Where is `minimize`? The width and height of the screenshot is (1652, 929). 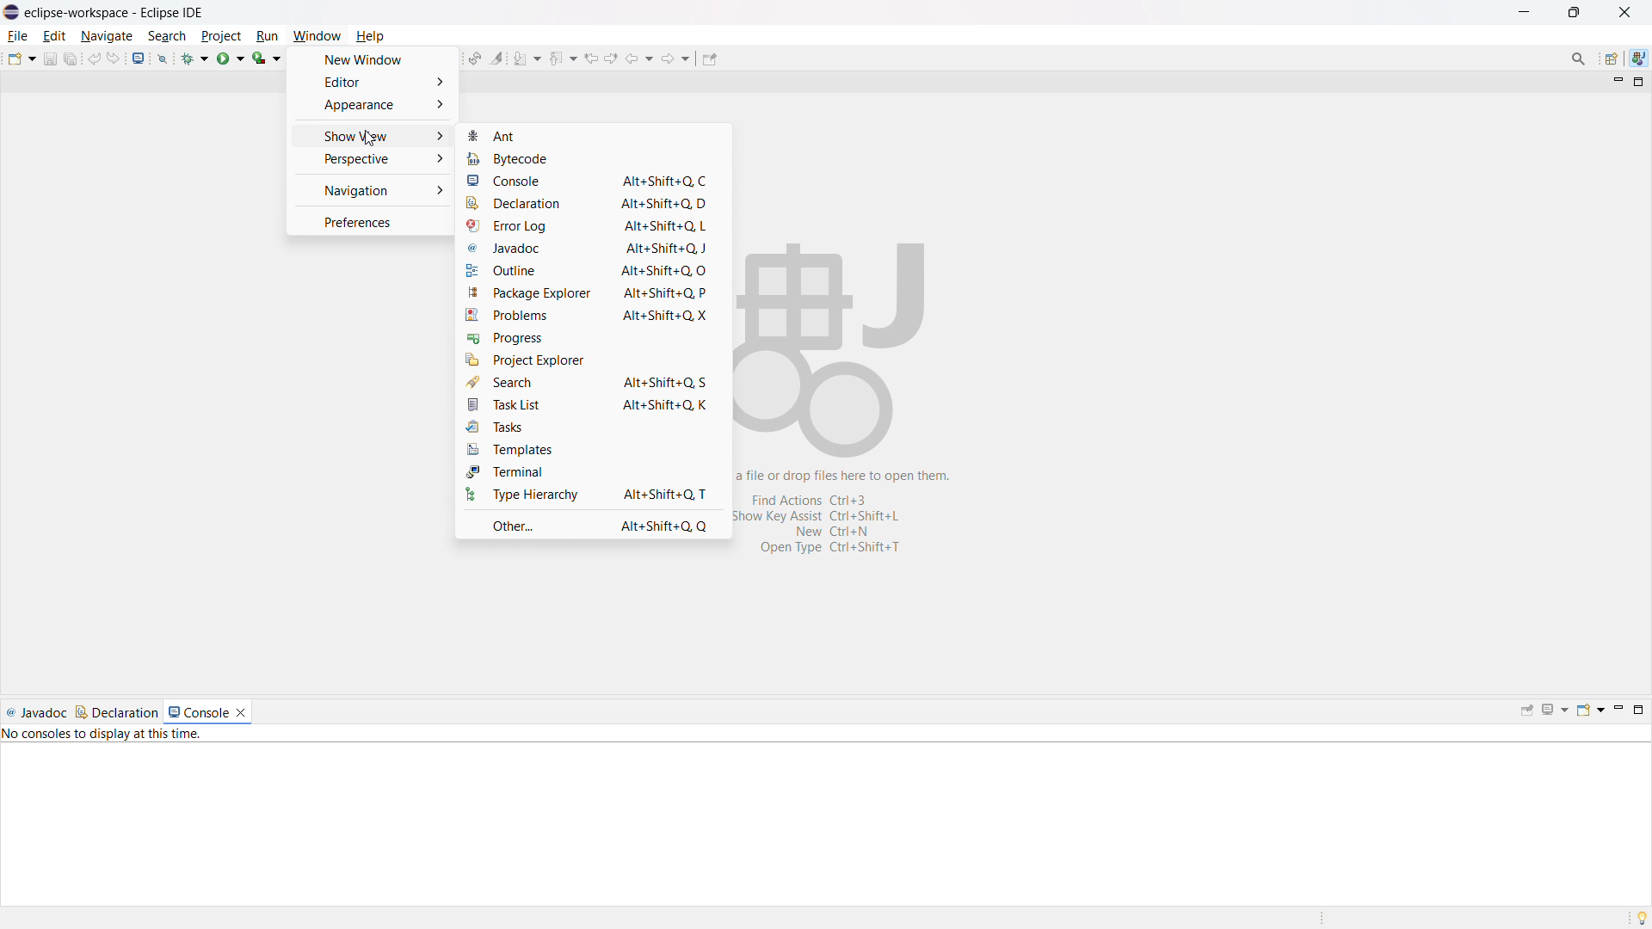
minimize is located at coordinates (1619, 711).